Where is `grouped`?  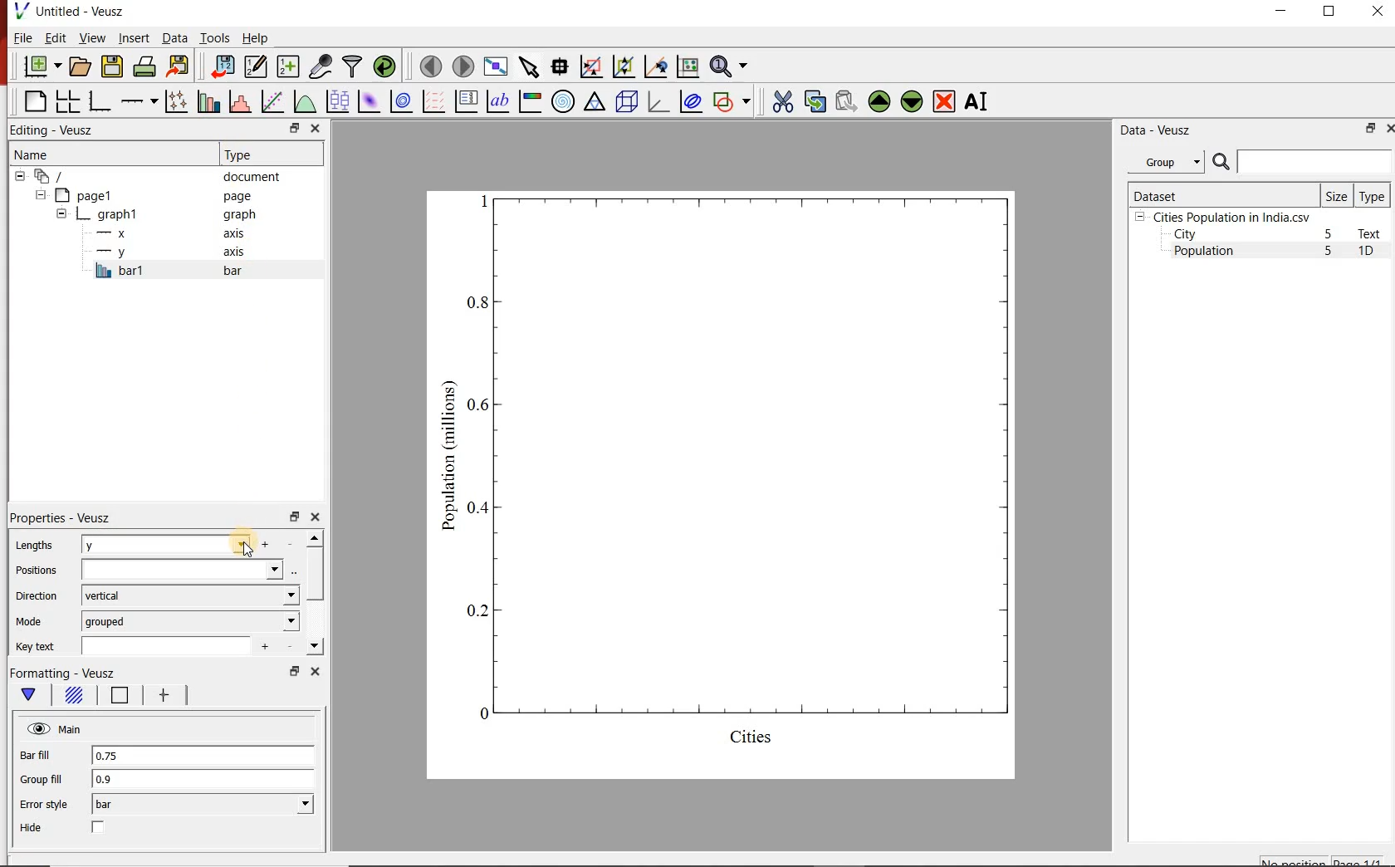 grouped is located at coordinates (191, 620).